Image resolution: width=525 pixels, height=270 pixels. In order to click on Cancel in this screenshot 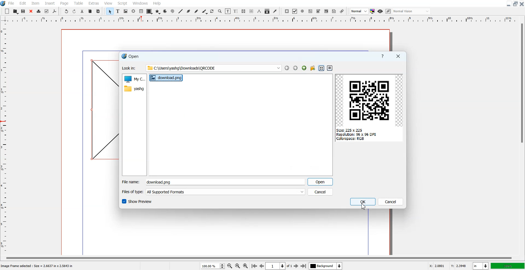, I will do `click(390, 202)`.